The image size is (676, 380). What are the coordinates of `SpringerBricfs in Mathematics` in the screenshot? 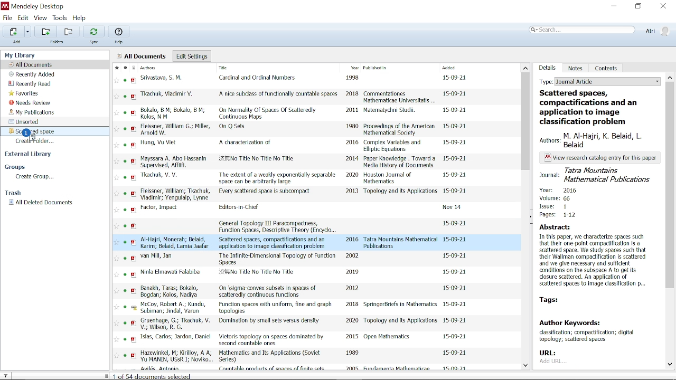 It's located at (400, 305).